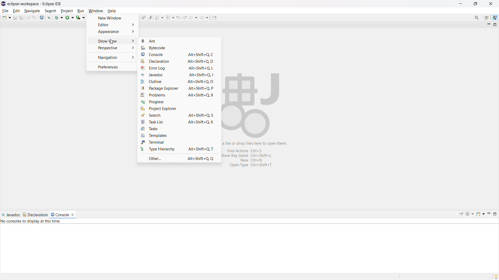 The width and height of the screenshot is (499, 280). What do you see at coordinates (111, 67) in the screenshot?
I see `preferences` at bounding box center [111, 67].